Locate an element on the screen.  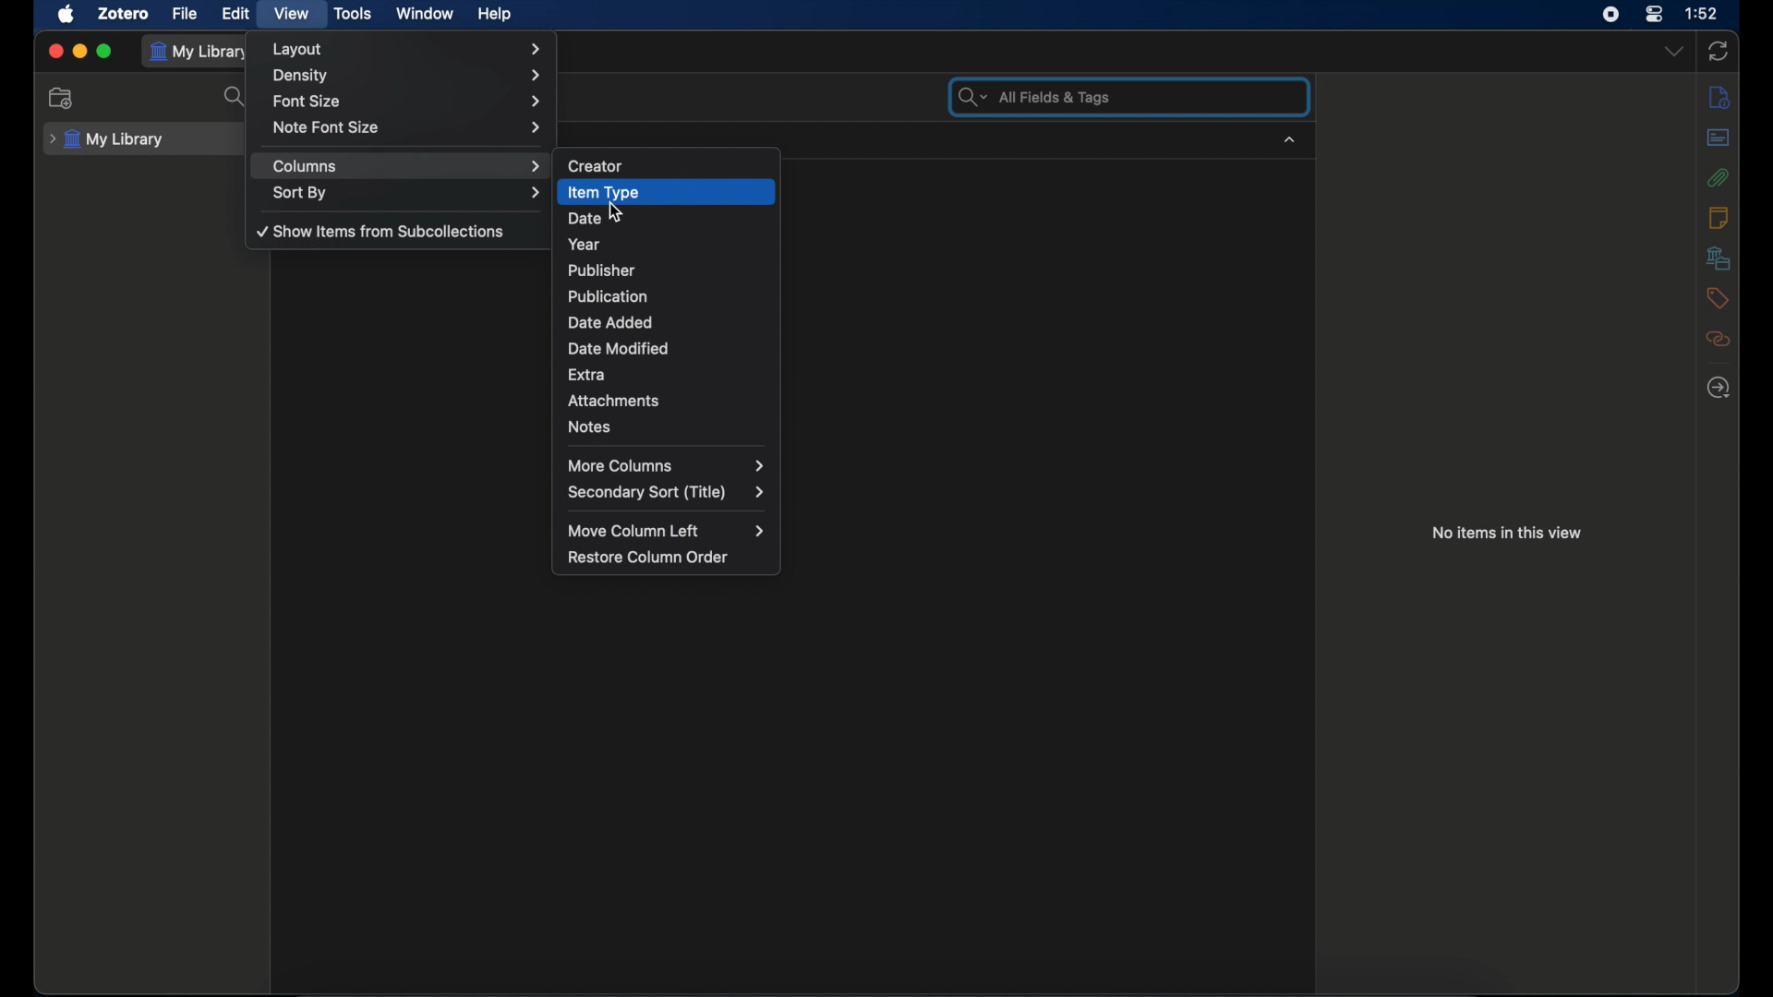
more columns is located at coordinates (667, 465).